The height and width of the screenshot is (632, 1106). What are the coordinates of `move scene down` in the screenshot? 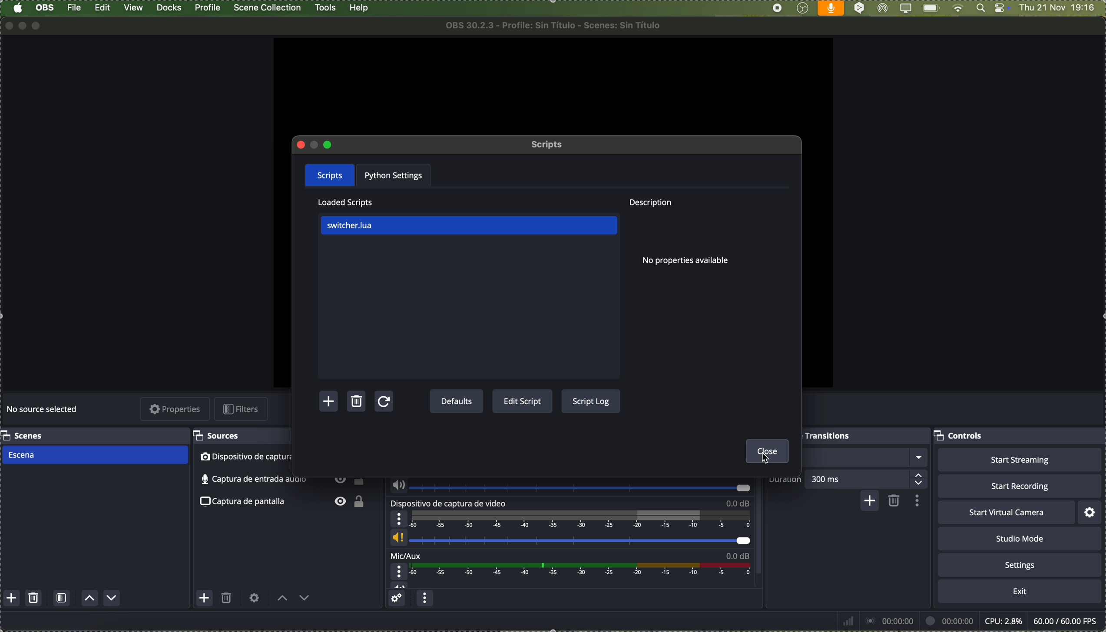 It's located at (112, 598).